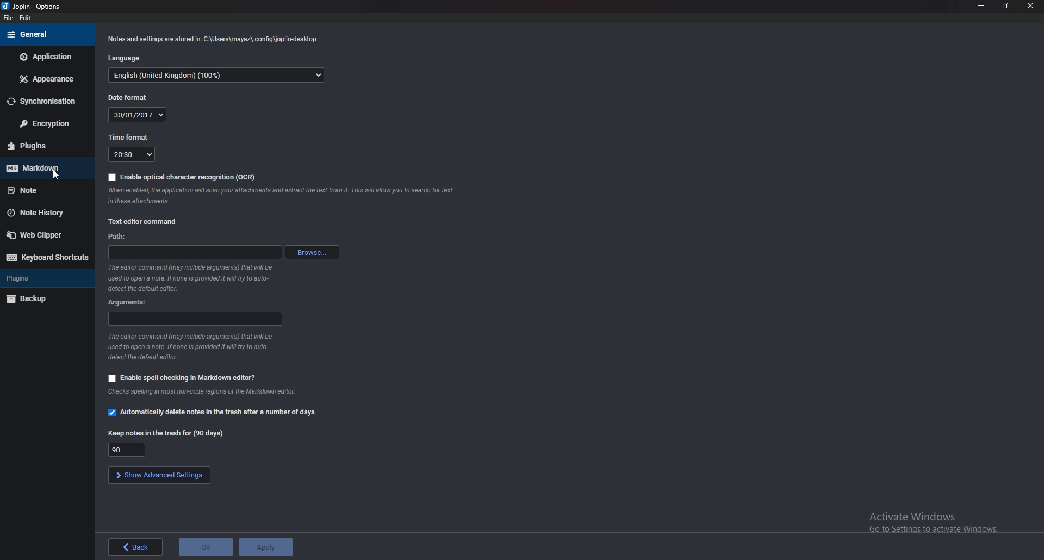 Image resolution: width=1044 pixels, height=560 pixels. Describe the element at coordinates (142, 221) in the screenshot. I see `Text editor command` at that location.